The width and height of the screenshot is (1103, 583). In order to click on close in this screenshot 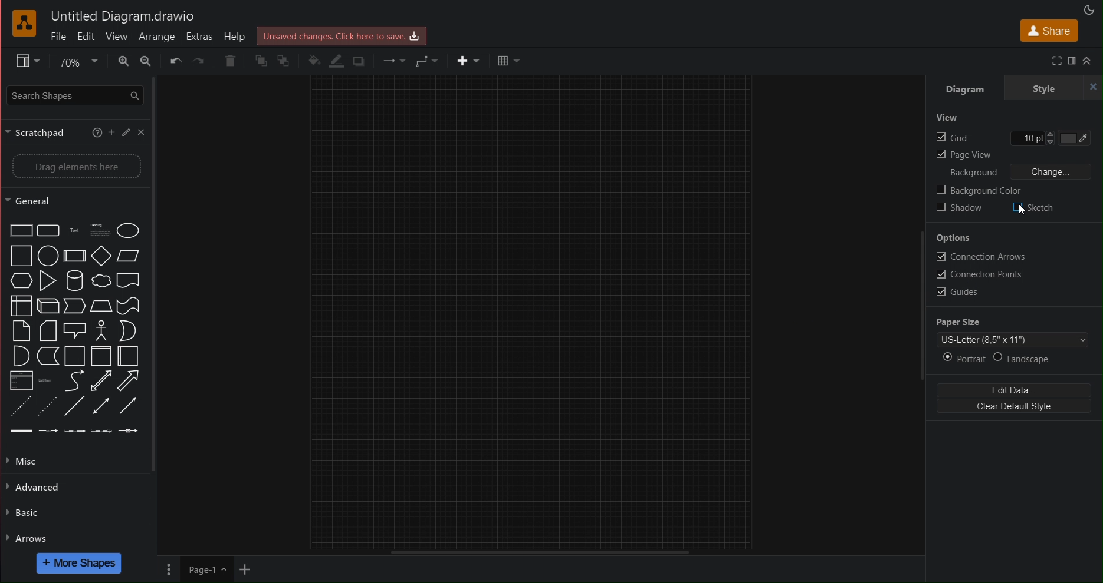, I will do `click(142, 134)`.